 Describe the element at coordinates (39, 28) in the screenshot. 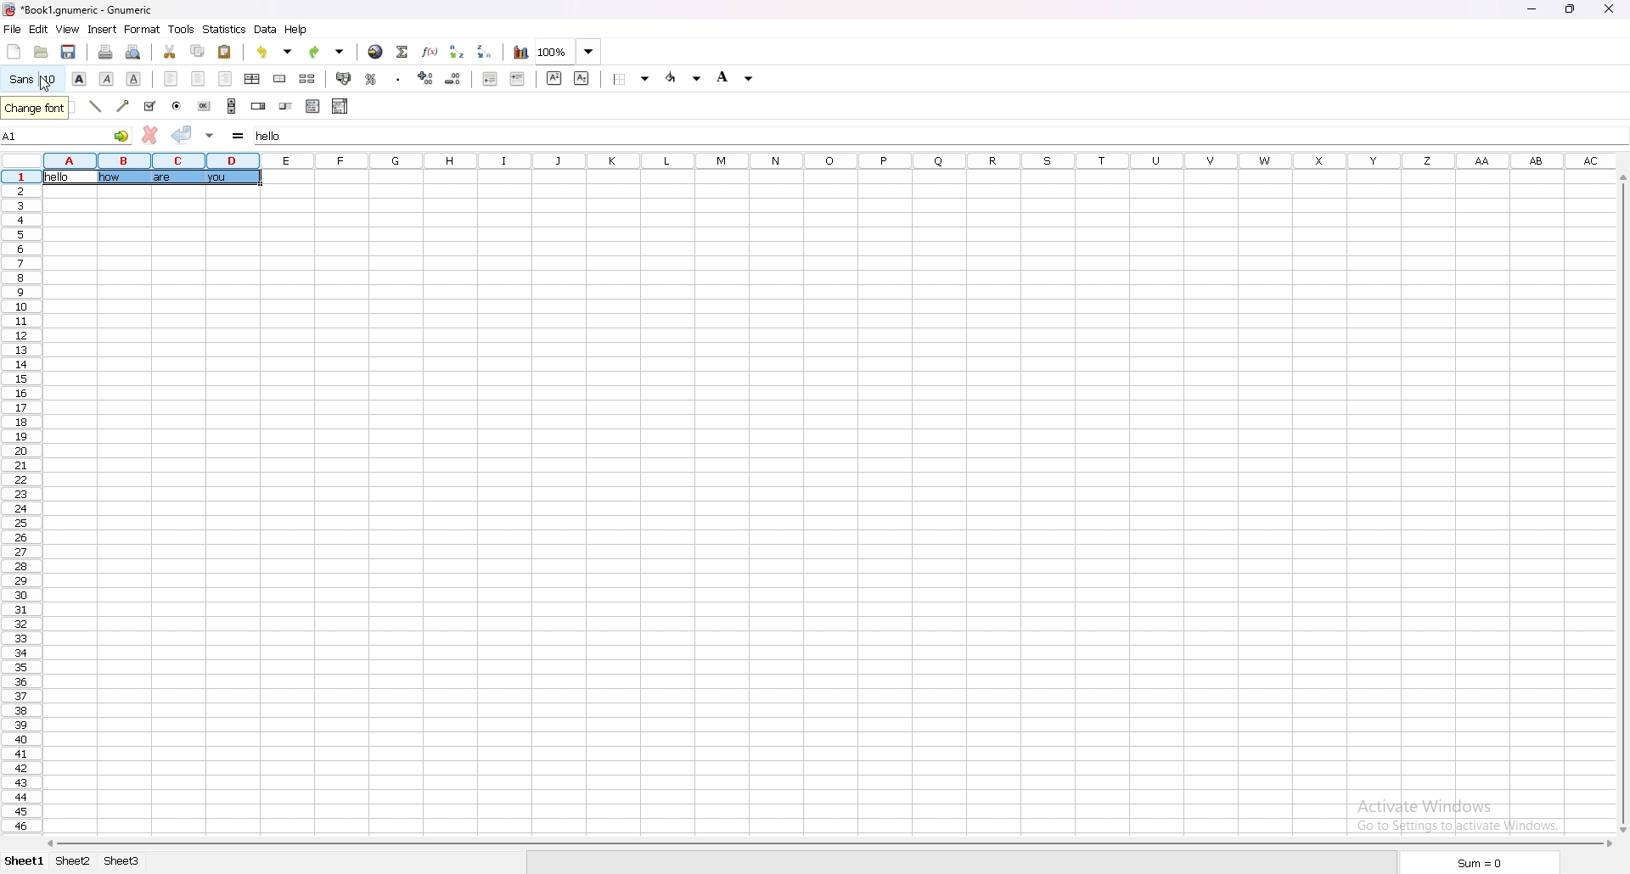

I see `edit` at that location.